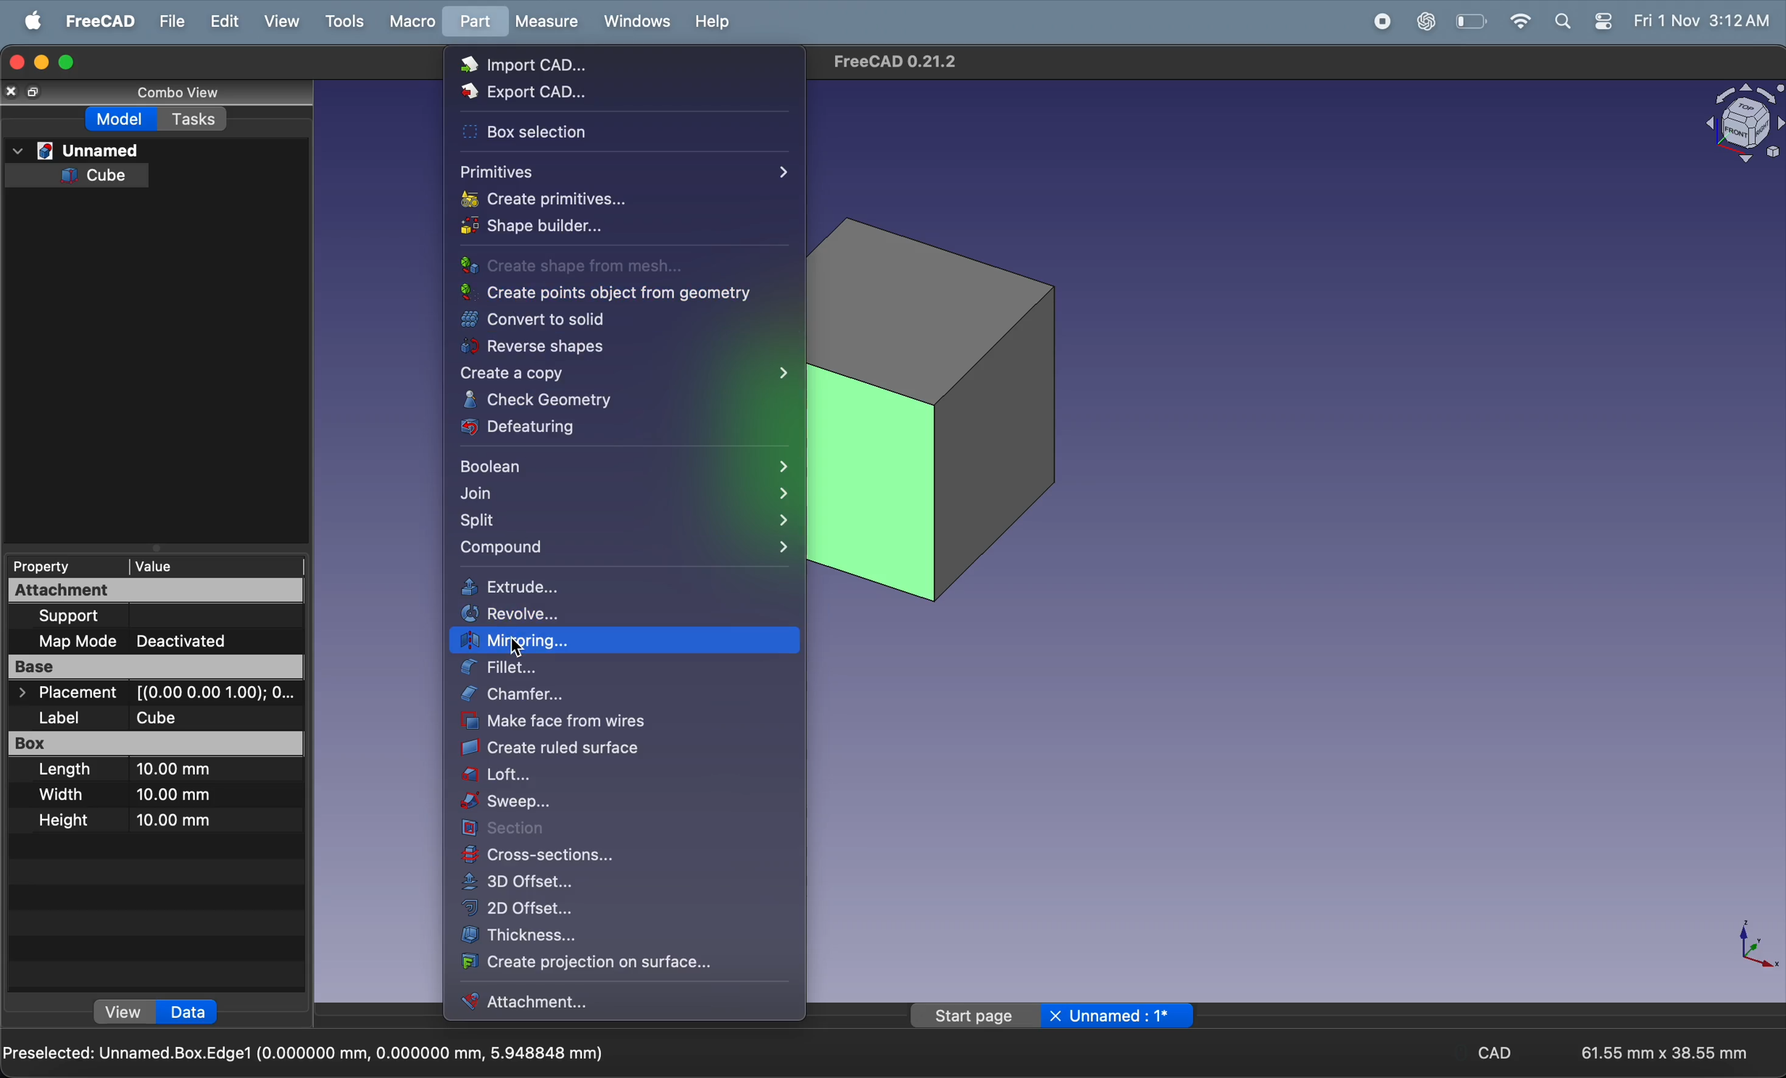 The width and height of the screenshot is (1786, 1078). Describe the element at coordinates (1745, 947) in the screenshot. I see `axis` at that location.